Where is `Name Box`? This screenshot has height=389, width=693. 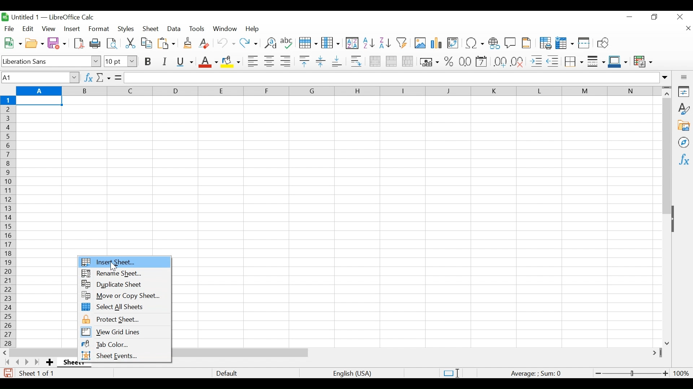
Name Box is located at coordinates (40, 77).